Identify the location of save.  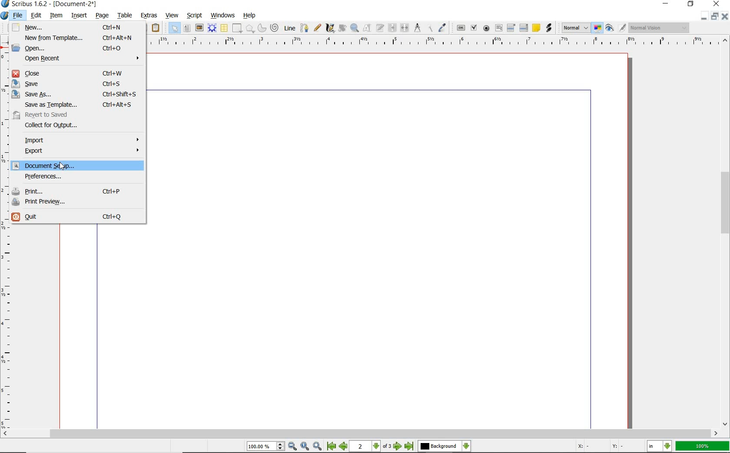
(80, 83).